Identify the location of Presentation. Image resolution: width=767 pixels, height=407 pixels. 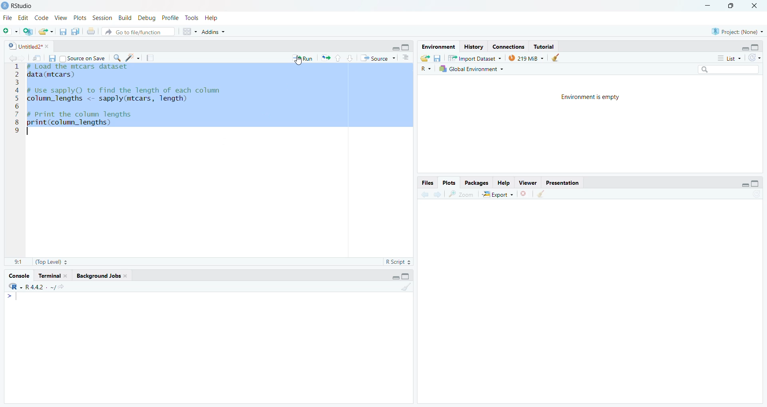
(562, 183).